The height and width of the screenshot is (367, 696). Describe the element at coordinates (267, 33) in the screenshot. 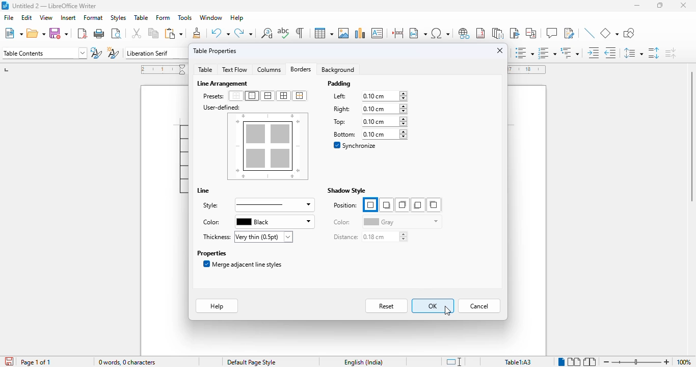

I see `find and replace` at that location.